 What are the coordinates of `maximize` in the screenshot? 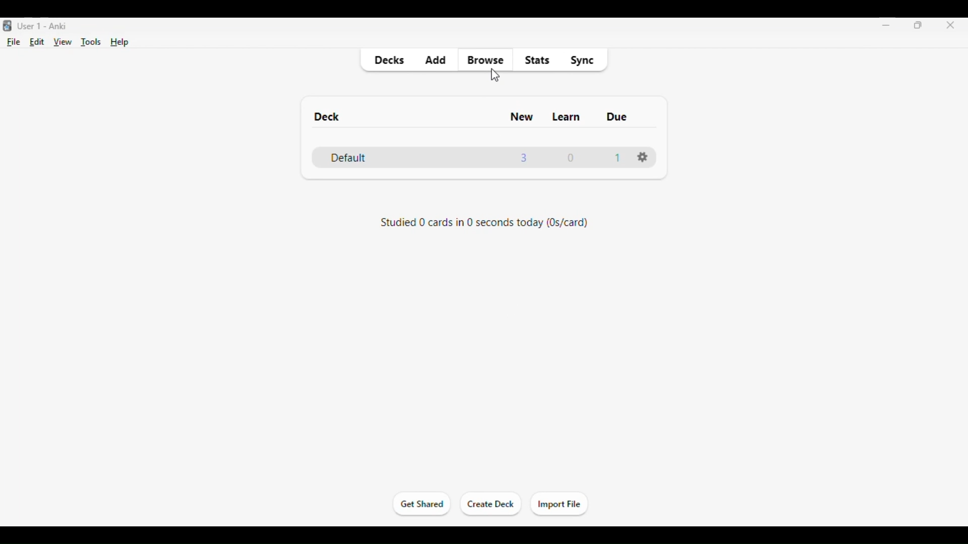 It's located at (919, 25).